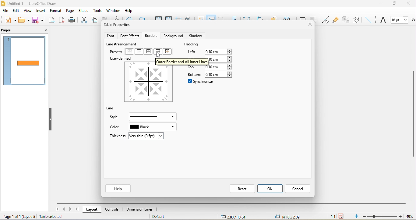 This screenshot has width=416, height=220. I want to click on top, so click(192, 67).